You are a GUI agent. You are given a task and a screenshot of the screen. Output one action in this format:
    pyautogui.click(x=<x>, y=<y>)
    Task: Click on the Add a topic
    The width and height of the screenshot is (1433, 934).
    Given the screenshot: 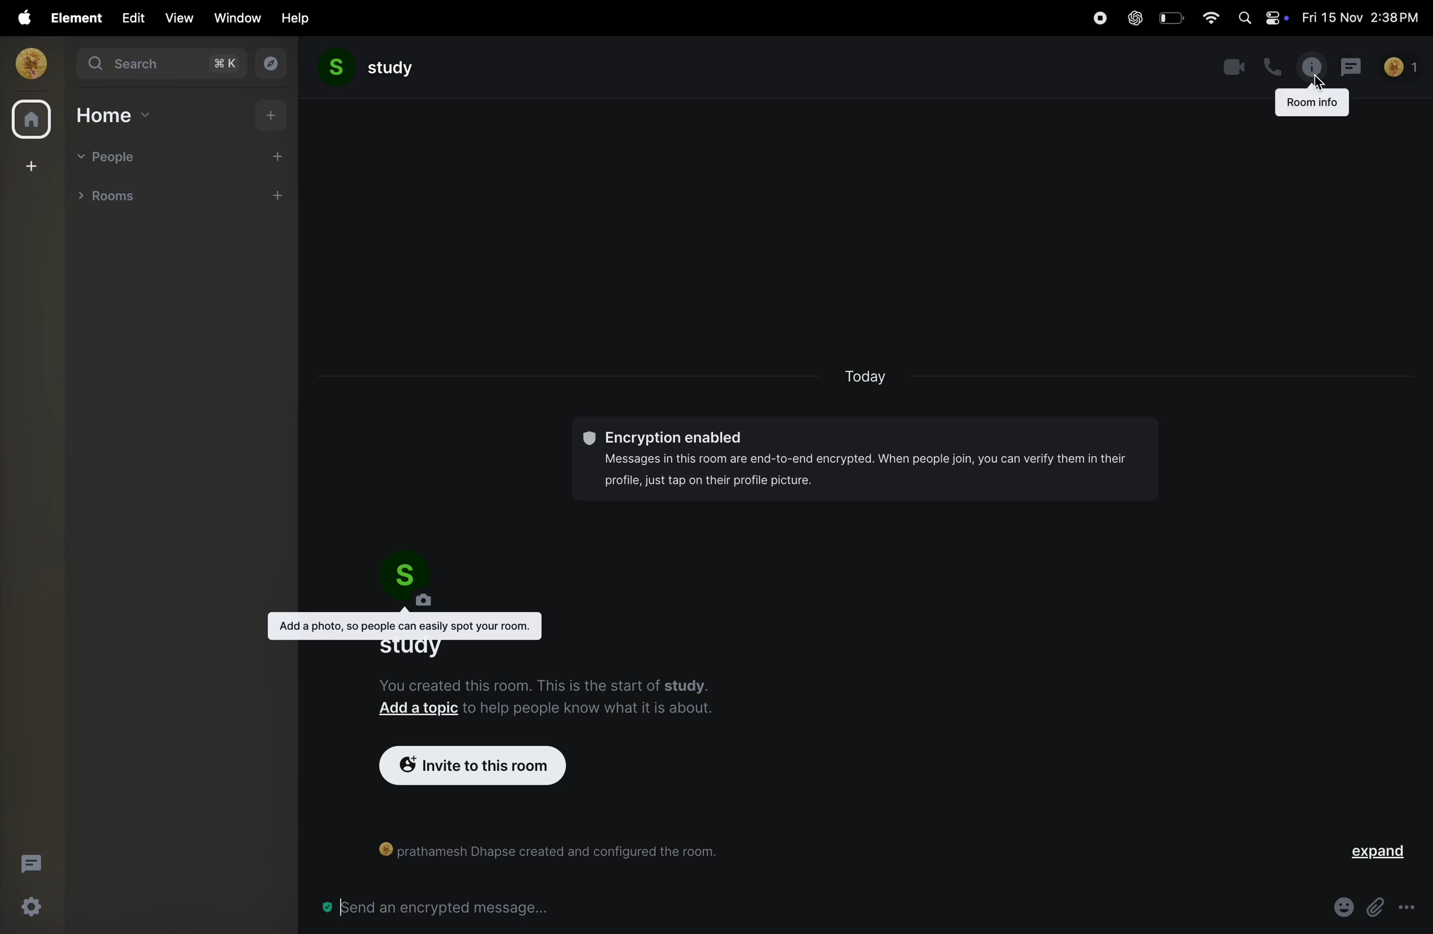 What is the action you would take?
    pyautogui.click(x=417, y=711)
    